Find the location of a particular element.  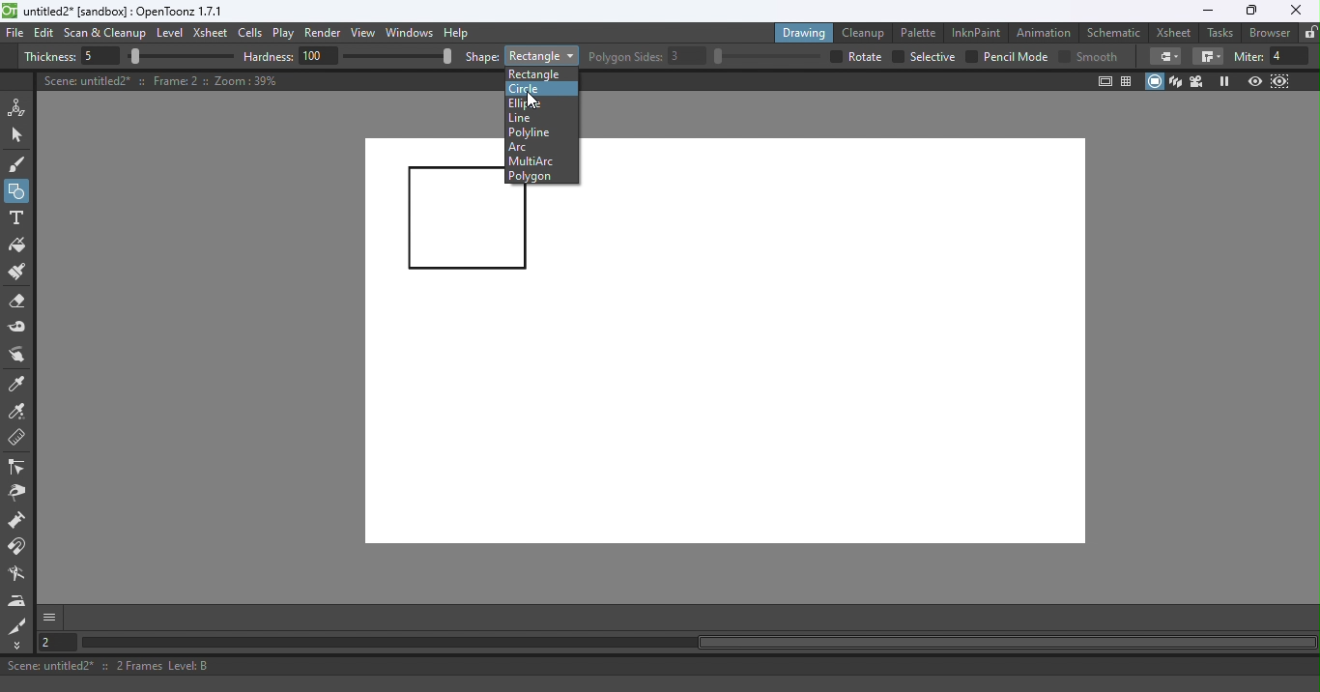

Polygon slides is located at coordinates (625, 57).